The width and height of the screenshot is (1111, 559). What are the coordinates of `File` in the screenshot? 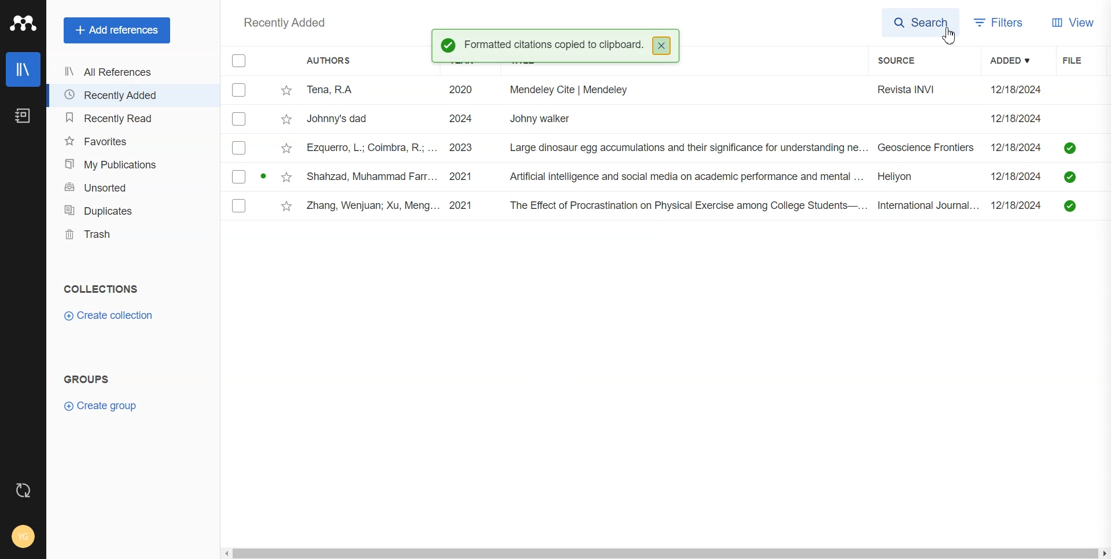 It's located at (1080, 60).